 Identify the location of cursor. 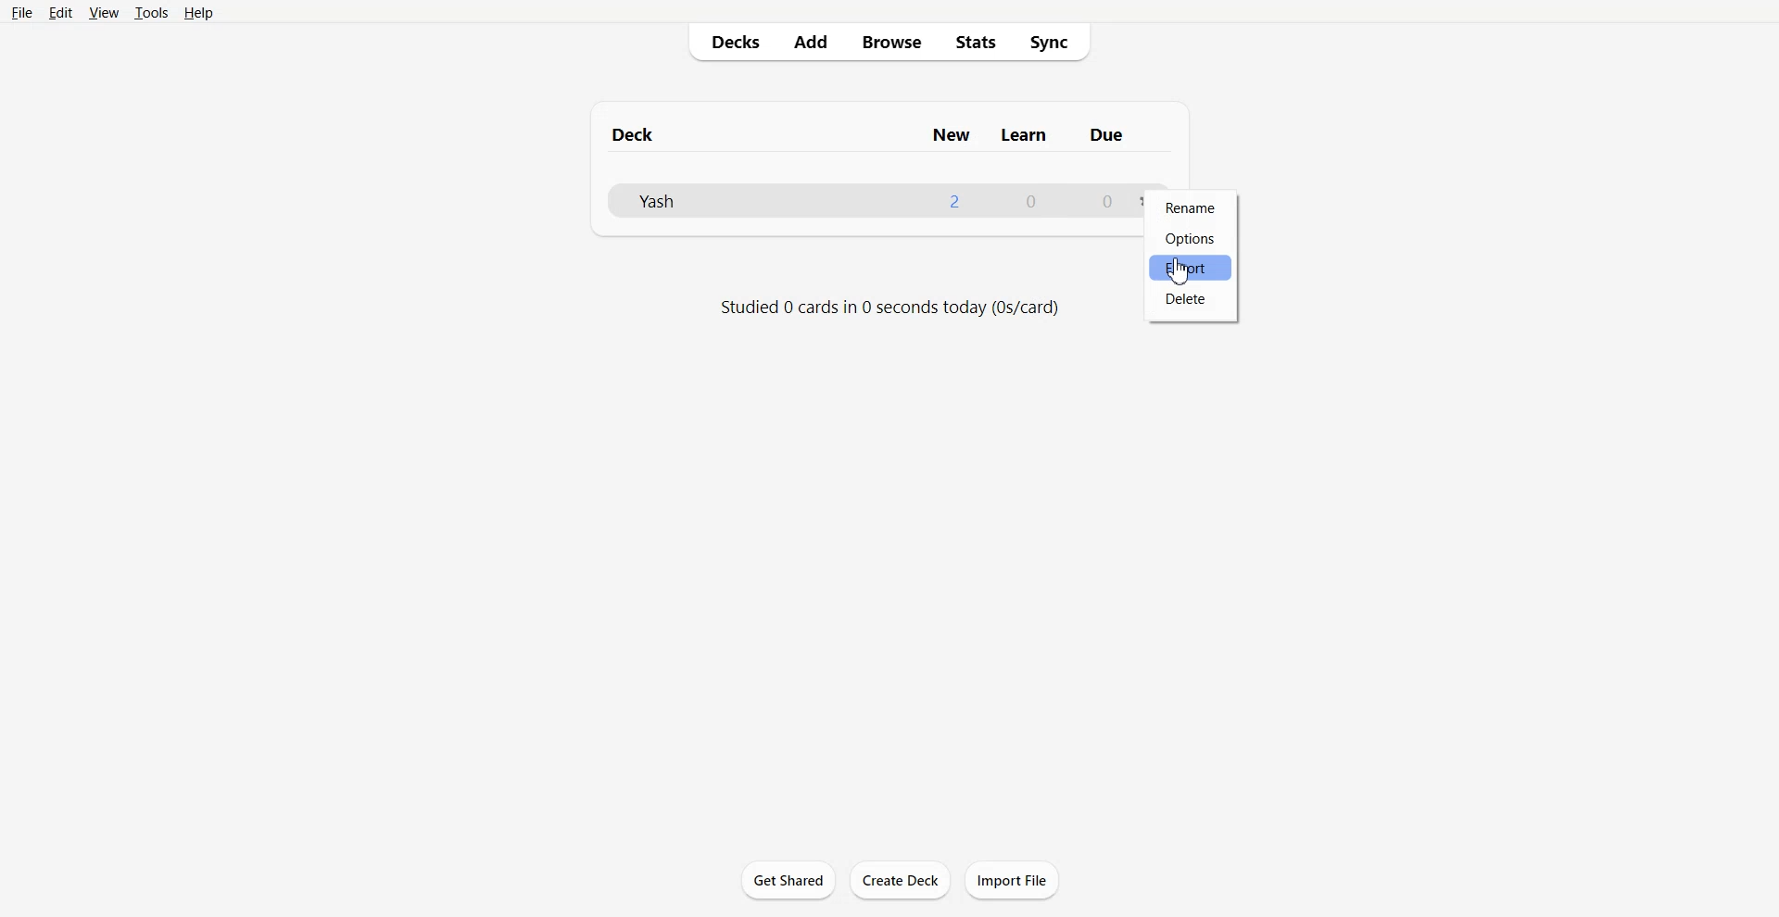
(1178, 271).